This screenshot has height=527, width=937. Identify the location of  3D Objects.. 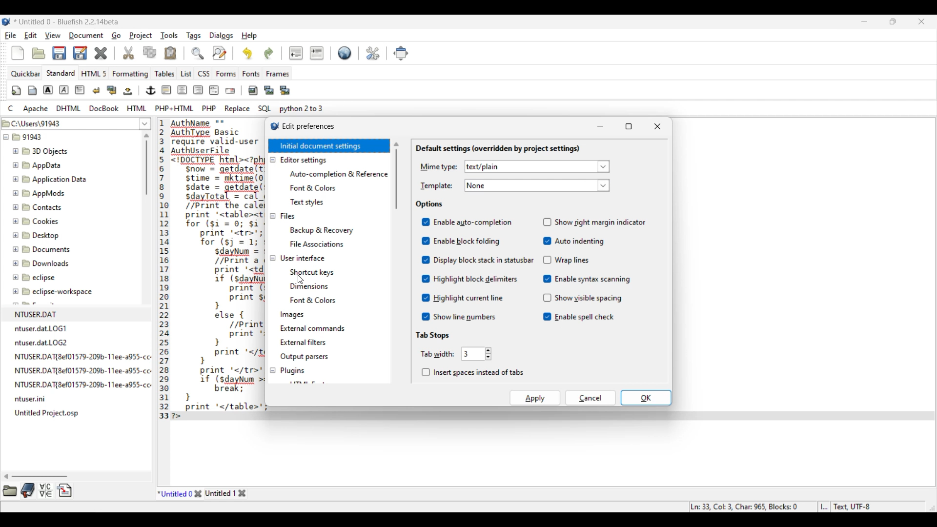
(41, 152).